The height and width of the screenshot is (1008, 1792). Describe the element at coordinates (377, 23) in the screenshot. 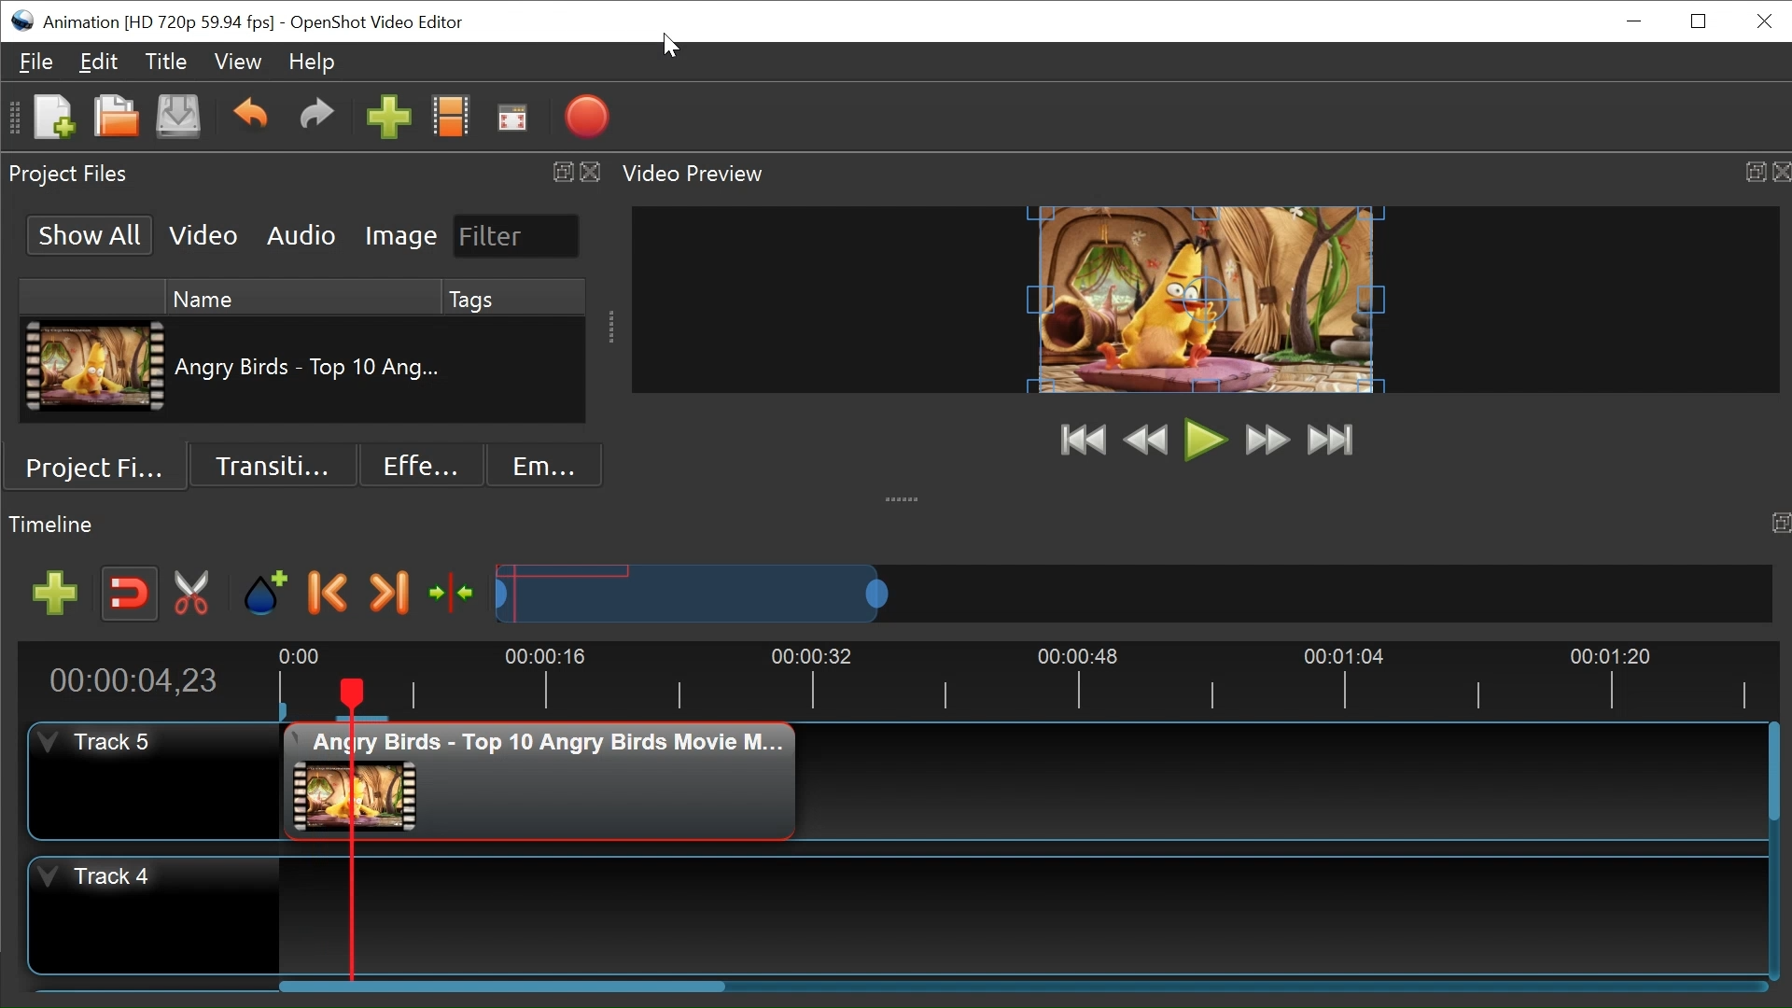

I see `OpenShot Video Editor` at that location.